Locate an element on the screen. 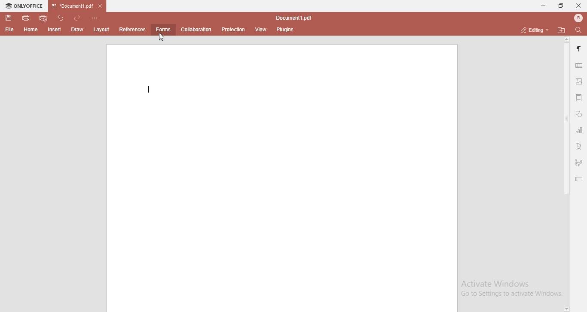 The width and height of the screenshot is (587, 312). close is located at coordinates (578, 5).